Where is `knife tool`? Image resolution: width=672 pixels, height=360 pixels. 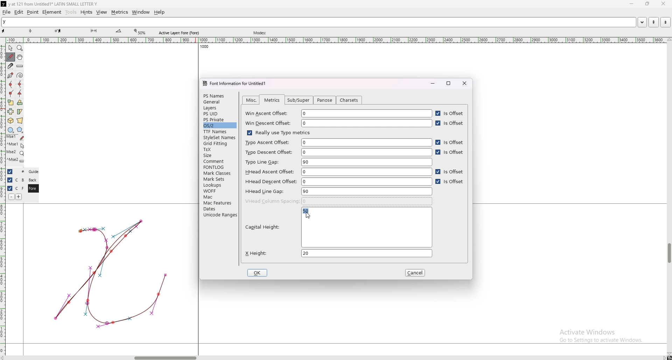 knife tool is located at coordinates (93, 31).